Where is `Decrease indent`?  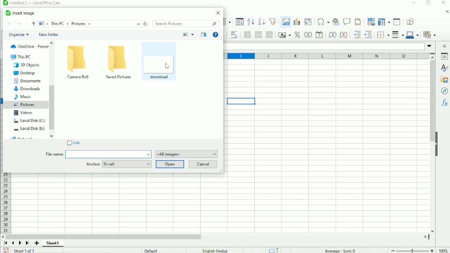
Decrease indent is located at coordinates (369, 35).